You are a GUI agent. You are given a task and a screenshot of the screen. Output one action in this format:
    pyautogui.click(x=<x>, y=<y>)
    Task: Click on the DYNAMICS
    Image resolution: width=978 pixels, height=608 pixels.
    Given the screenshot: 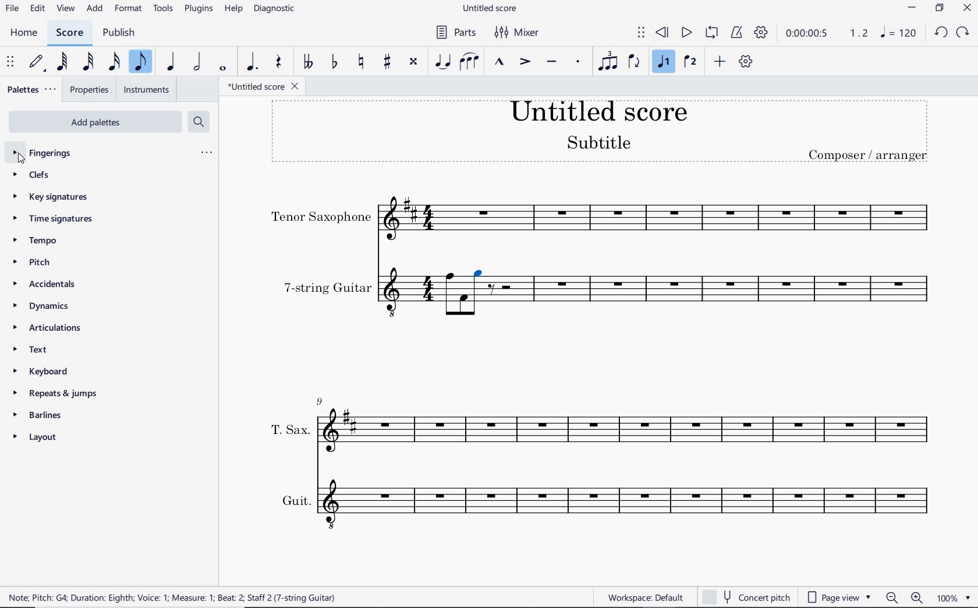 What is the action you would take?
    pyautogui.click(x=49, y=306)
    